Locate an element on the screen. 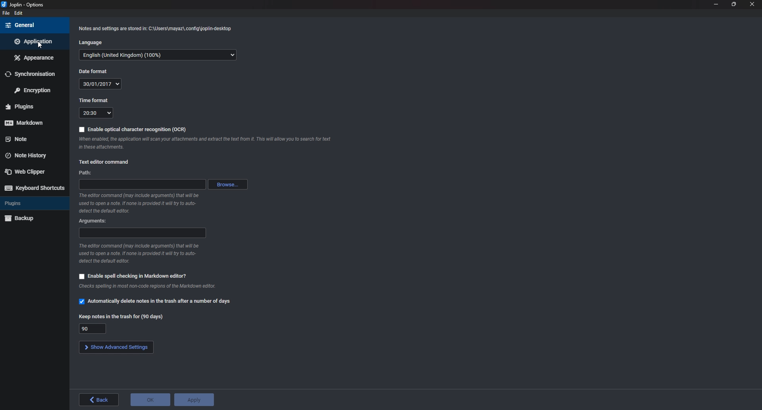  markdown is located at coordinates (28, 123).